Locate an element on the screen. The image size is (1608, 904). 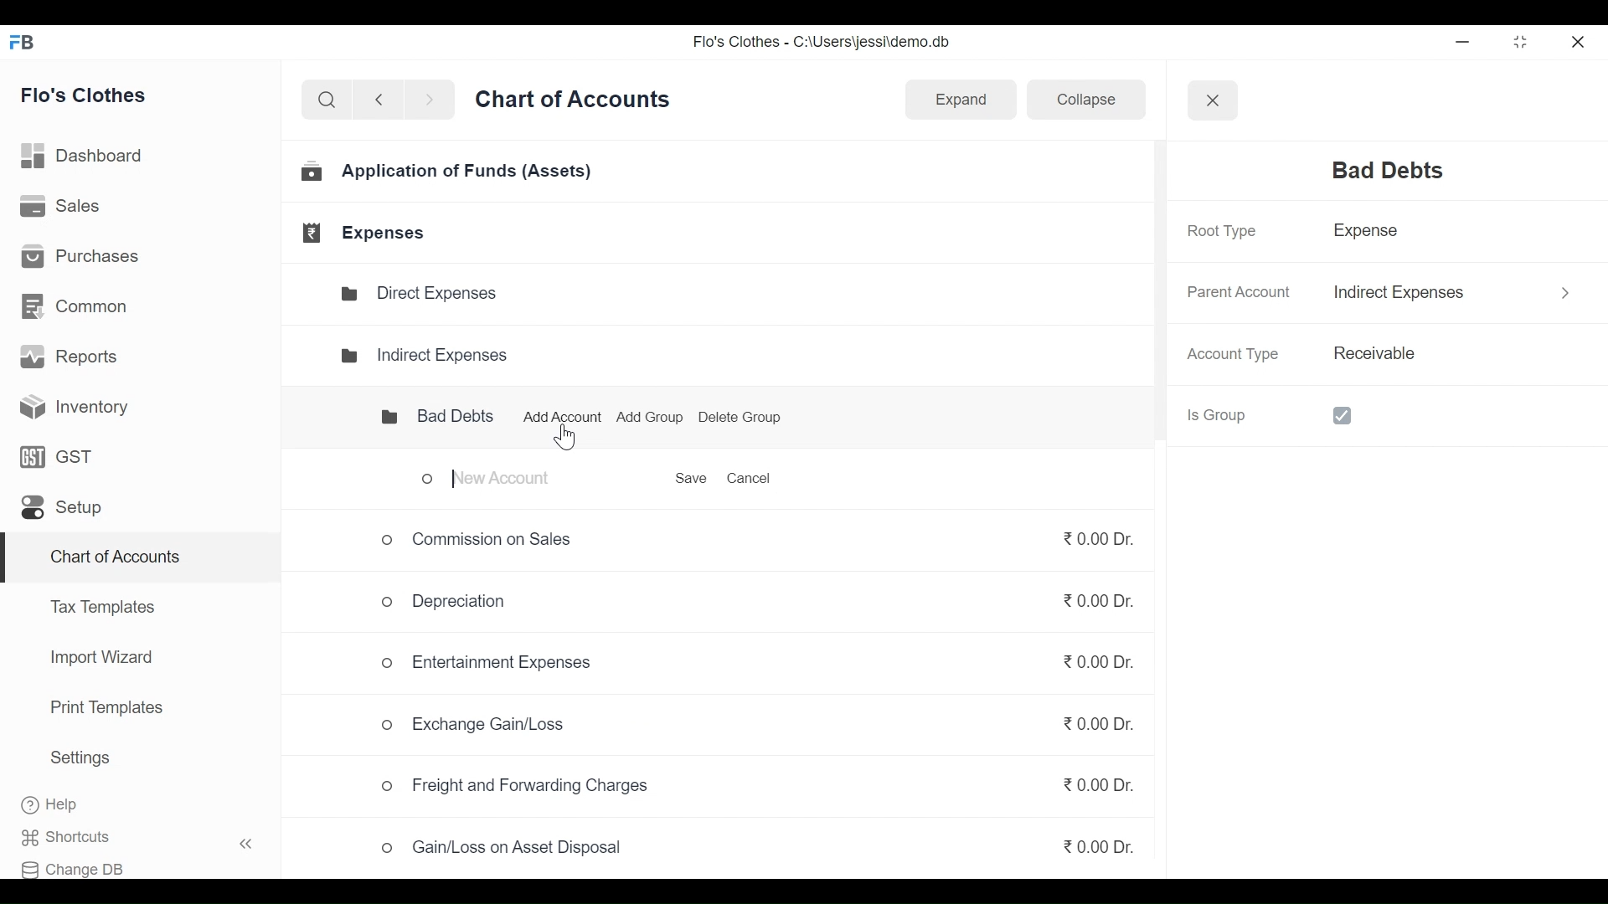
Close is located at coordinates (1211, 99).